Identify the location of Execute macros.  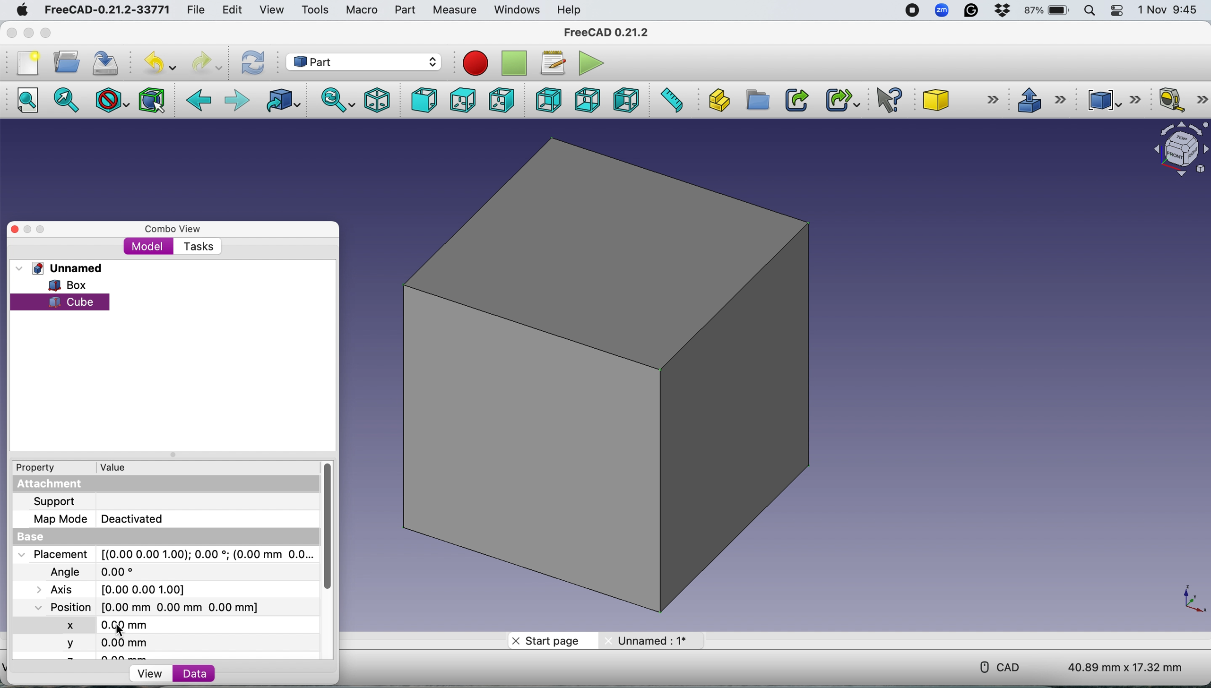
(594, 62).